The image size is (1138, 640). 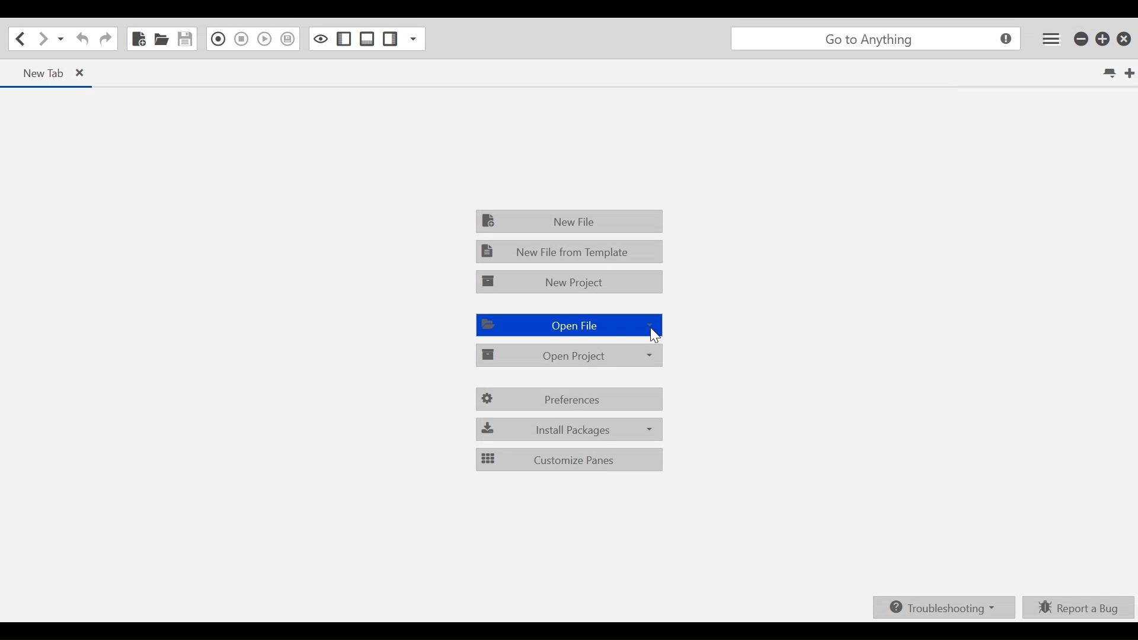 I want to click on Application menu, so click(x=1051, y=39).